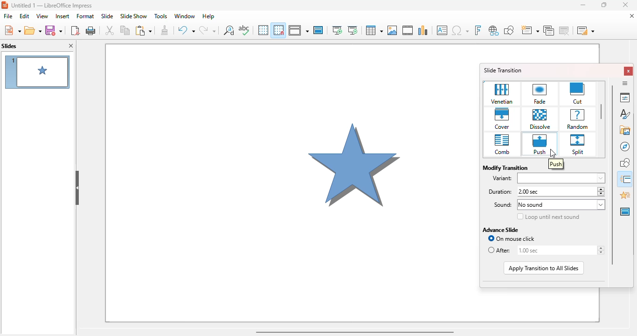 This screenshot has width=637, height=336. Describe the element at coordinates (578, 94) in the screenshot. I see `cut` at that location.